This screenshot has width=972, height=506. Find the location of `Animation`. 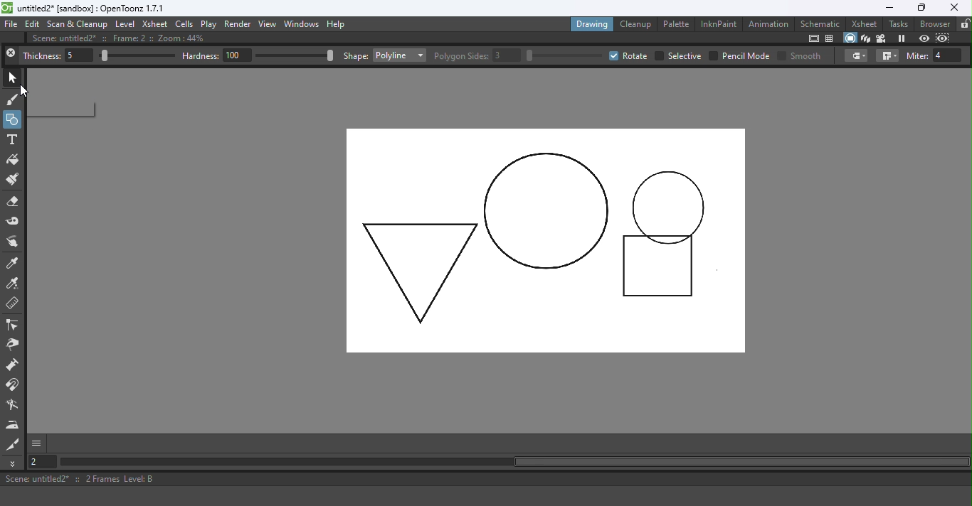

Animation is located at coordinates (769, 23).